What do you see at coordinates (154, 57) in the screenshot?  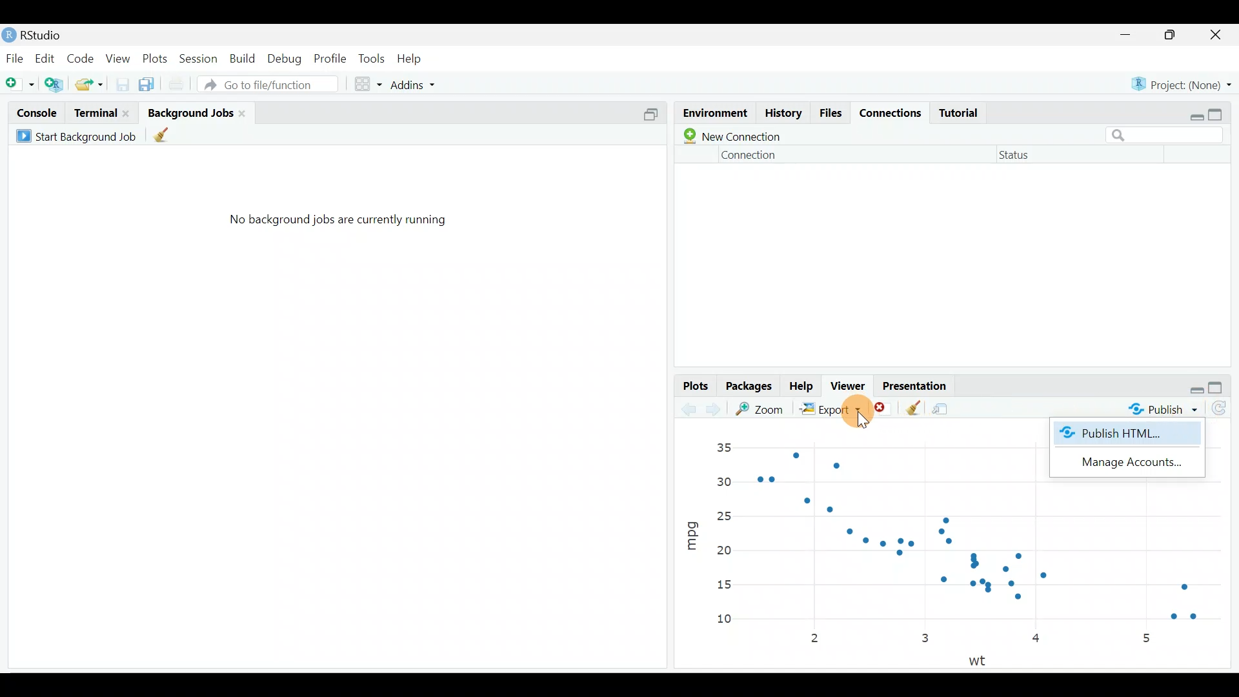 I see `Plots` at bounding box center [154, 57].